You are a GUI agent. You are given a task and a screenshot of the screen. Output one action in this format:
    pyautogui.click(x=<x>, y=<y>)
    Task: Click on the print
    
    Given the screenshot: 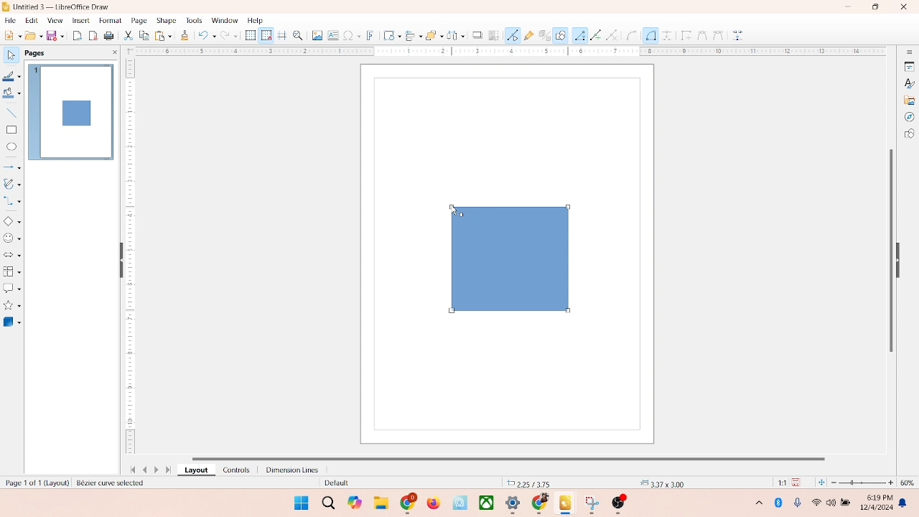 What is the action you would take?
    pyautogui.click(x=111, y=37)
    